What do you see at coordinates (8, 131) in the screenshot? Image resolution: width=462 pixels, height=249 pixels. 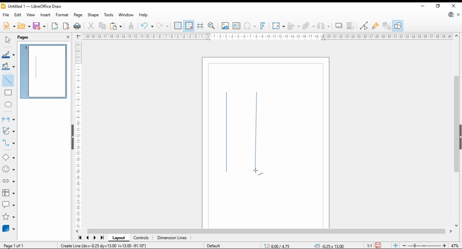 I see `curves and polygons` at bounding box center [8, 131].